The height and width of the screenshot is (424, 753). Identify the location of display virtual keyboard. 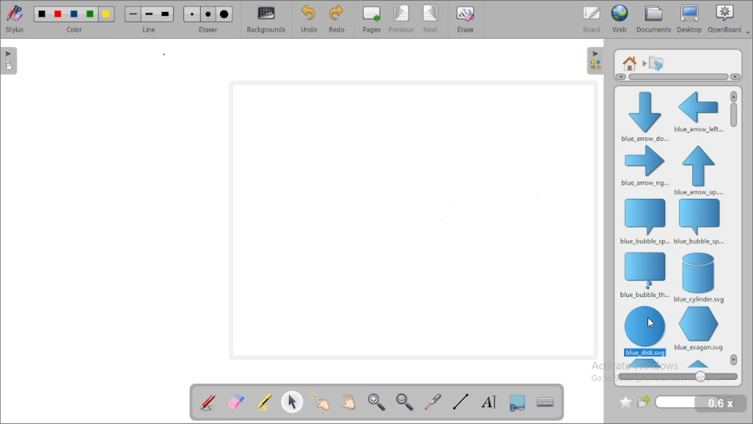
(546, 401).